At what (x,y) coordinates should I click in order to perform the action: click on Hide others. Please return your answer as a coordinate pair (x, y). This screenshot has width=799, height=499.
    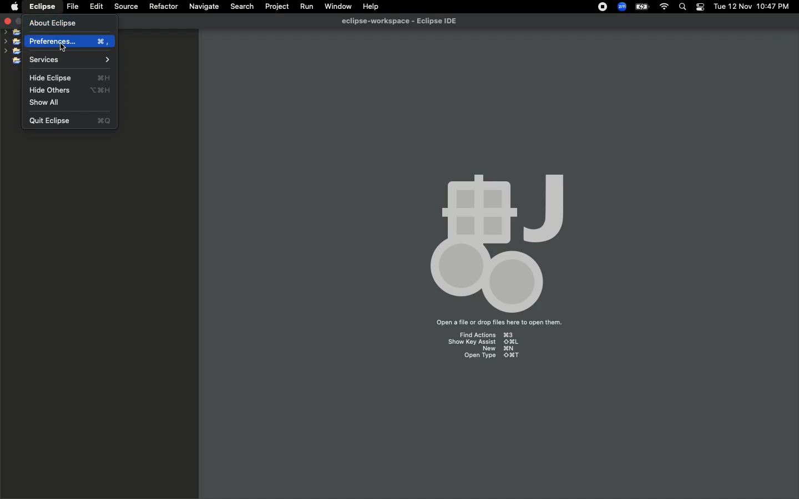
    Looking at the image, I should click on (71, 90).